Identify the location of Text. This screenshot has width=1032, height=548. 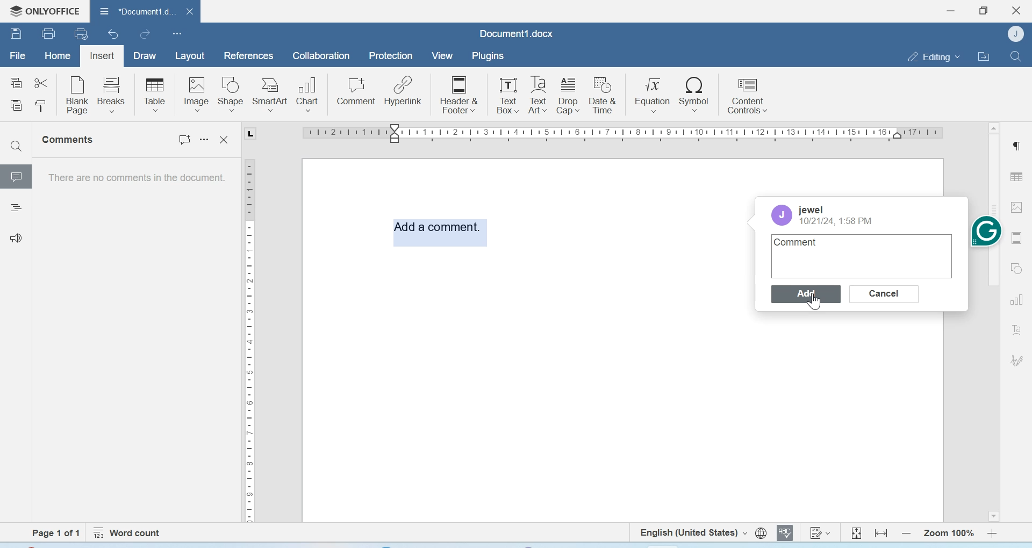
(1017, 329).